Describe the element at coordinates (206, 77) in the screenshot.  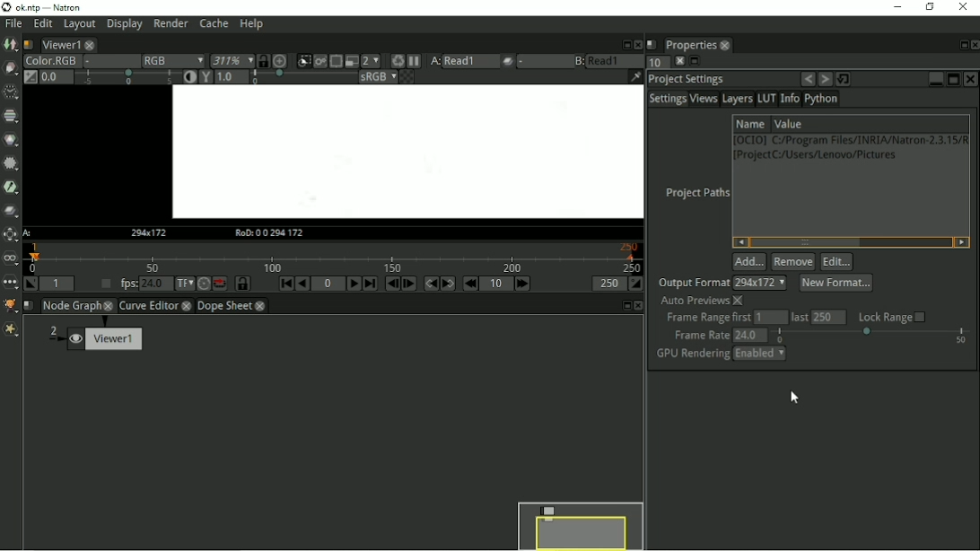
I see `Gamma correction` at that location.